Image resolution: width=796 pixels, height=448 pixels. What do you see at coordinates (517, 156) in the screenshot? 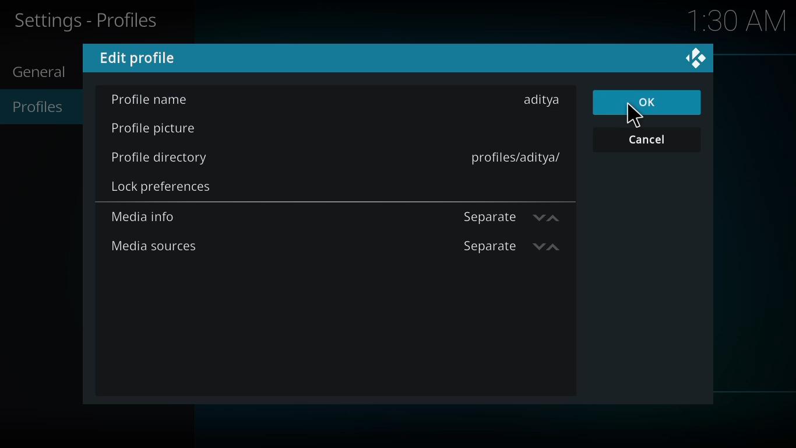
I see `location` at bounding box center [517, 156].